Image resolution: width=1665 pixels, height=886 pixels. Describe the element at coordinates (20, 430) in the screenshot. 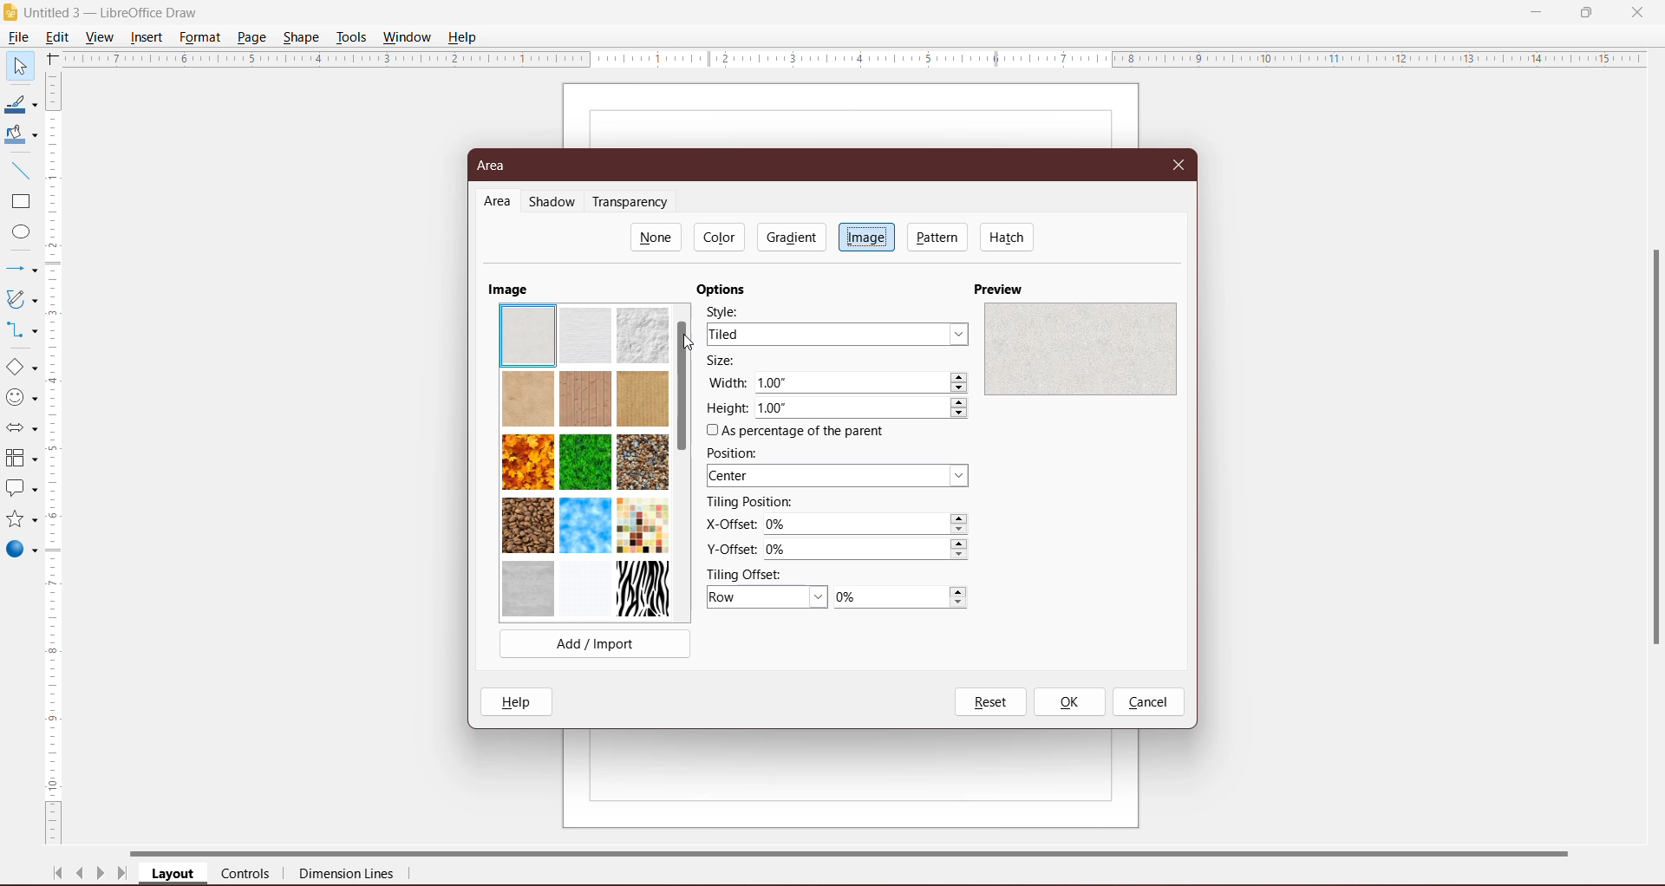

I see `Block Arrows` at that location.